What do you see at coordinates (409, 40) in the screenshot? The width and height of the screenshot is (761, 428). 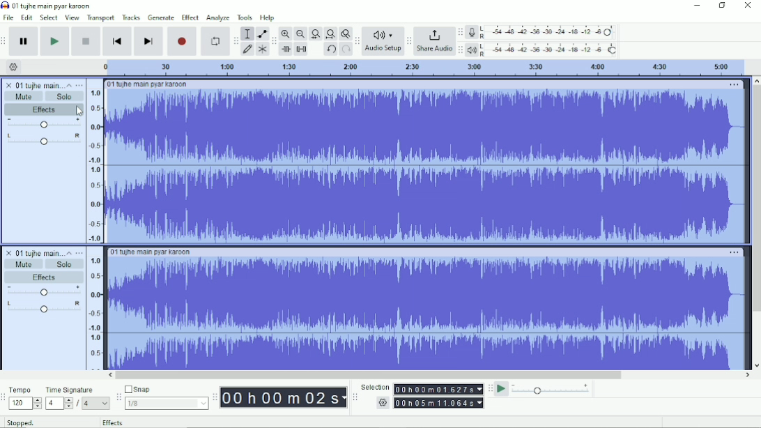 I see `Audacity share audio toolbar` at bounding box center [409, 40].